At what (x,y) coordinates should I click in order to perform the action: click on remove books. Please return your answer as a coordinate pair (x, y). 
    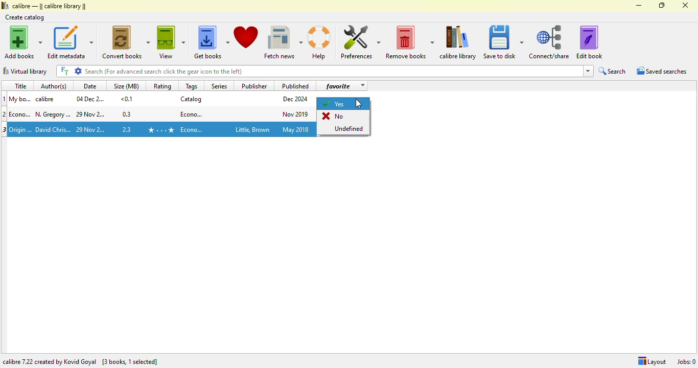
    Looking at the image, I should click on (410, 42).